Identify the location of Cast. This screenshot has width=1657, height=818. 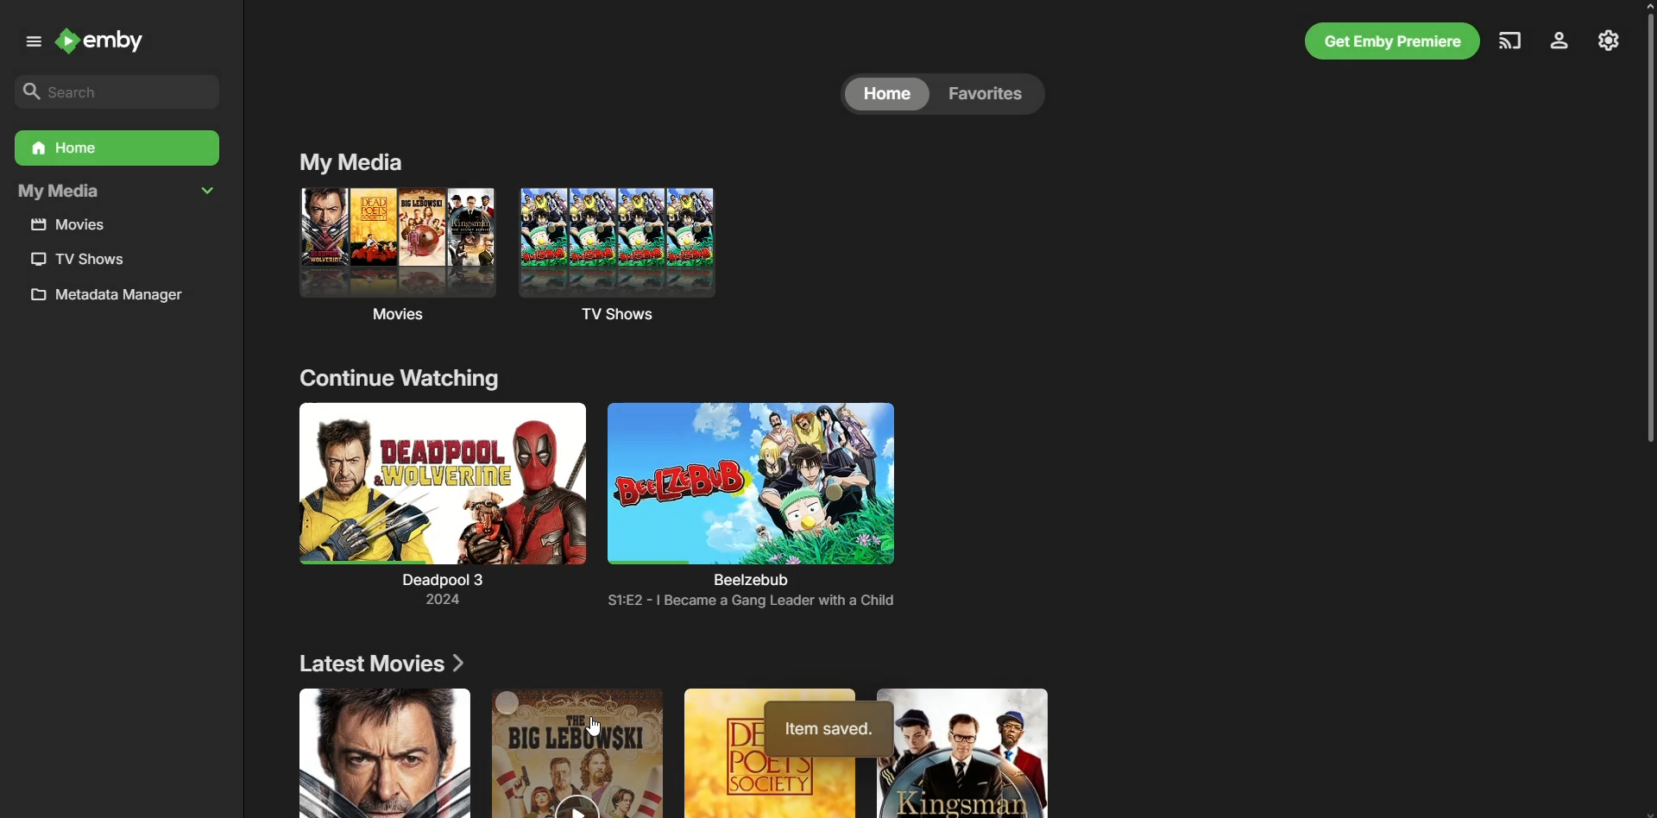
(1508, 40).